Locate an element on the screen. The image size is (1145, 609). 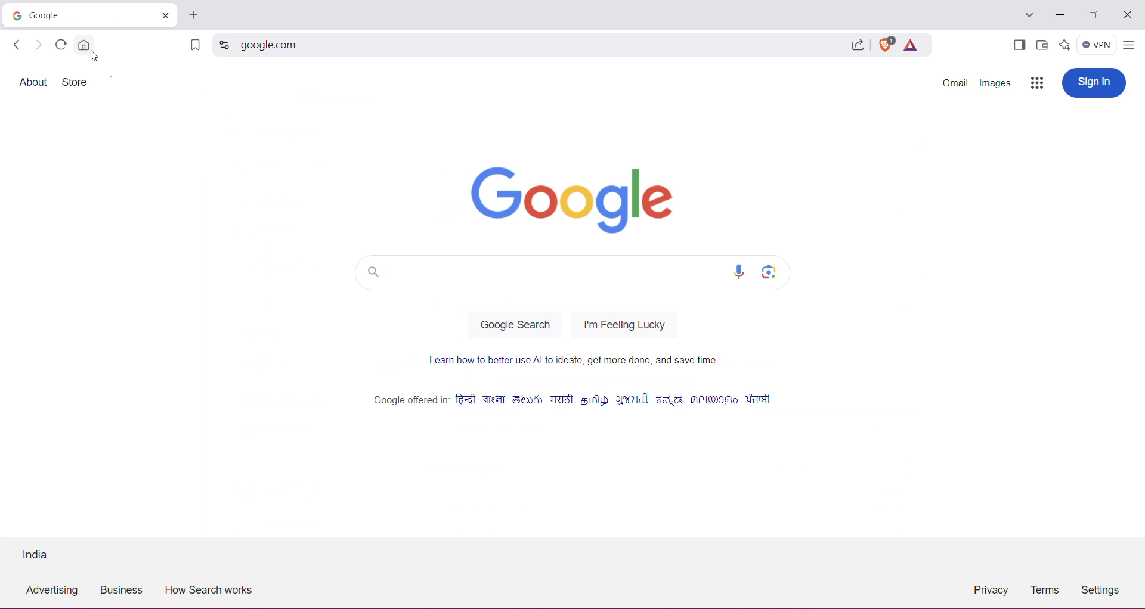
Brave Firewall + VPN is located at coordinates (1096, 44).